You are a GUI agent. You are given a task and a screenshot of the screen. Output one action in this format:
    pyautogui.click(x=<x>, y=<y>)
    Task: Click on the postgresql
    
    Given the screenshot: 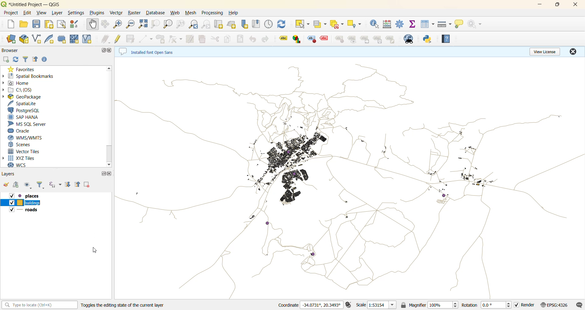 What is the action you would take?
    pyautogui.click(x=24, y=110)
    